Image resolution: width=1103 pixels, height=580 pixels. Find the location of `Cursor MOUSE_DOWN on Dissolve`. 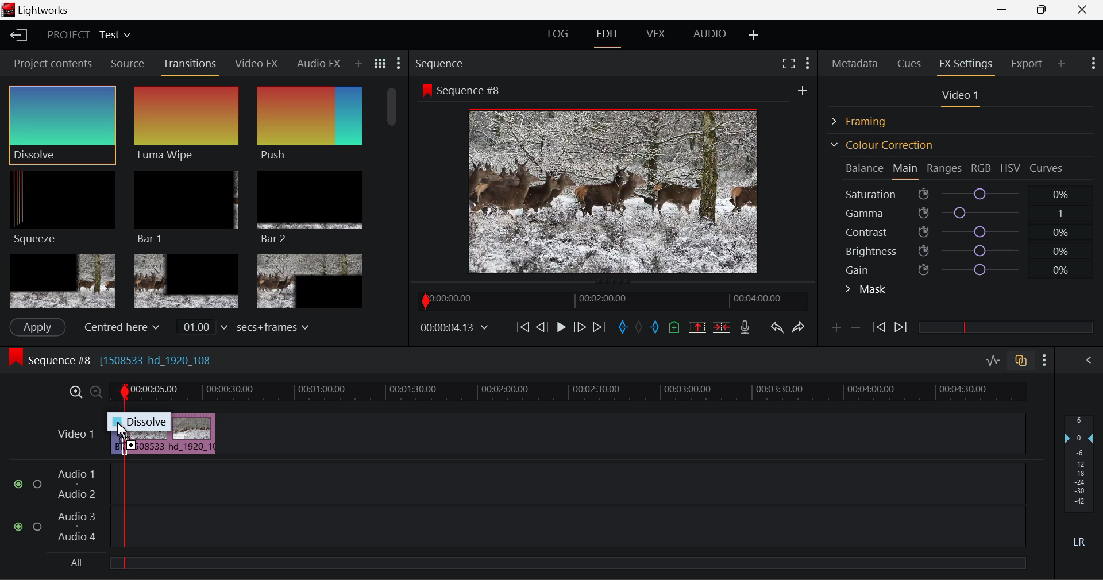

Cursor MOUSE_DOWN on Dissolve is located at coordinates (62, 124).